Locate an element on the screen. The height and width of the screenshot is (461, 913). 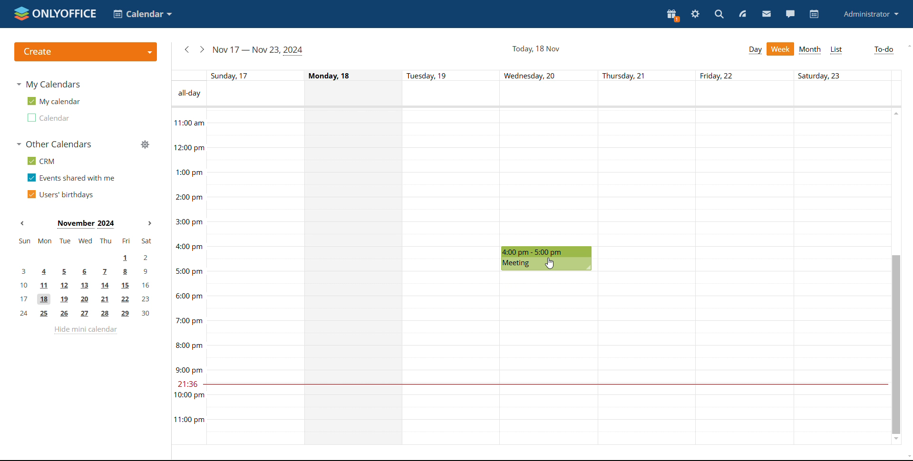
mail is located at coordinates (767, 15).